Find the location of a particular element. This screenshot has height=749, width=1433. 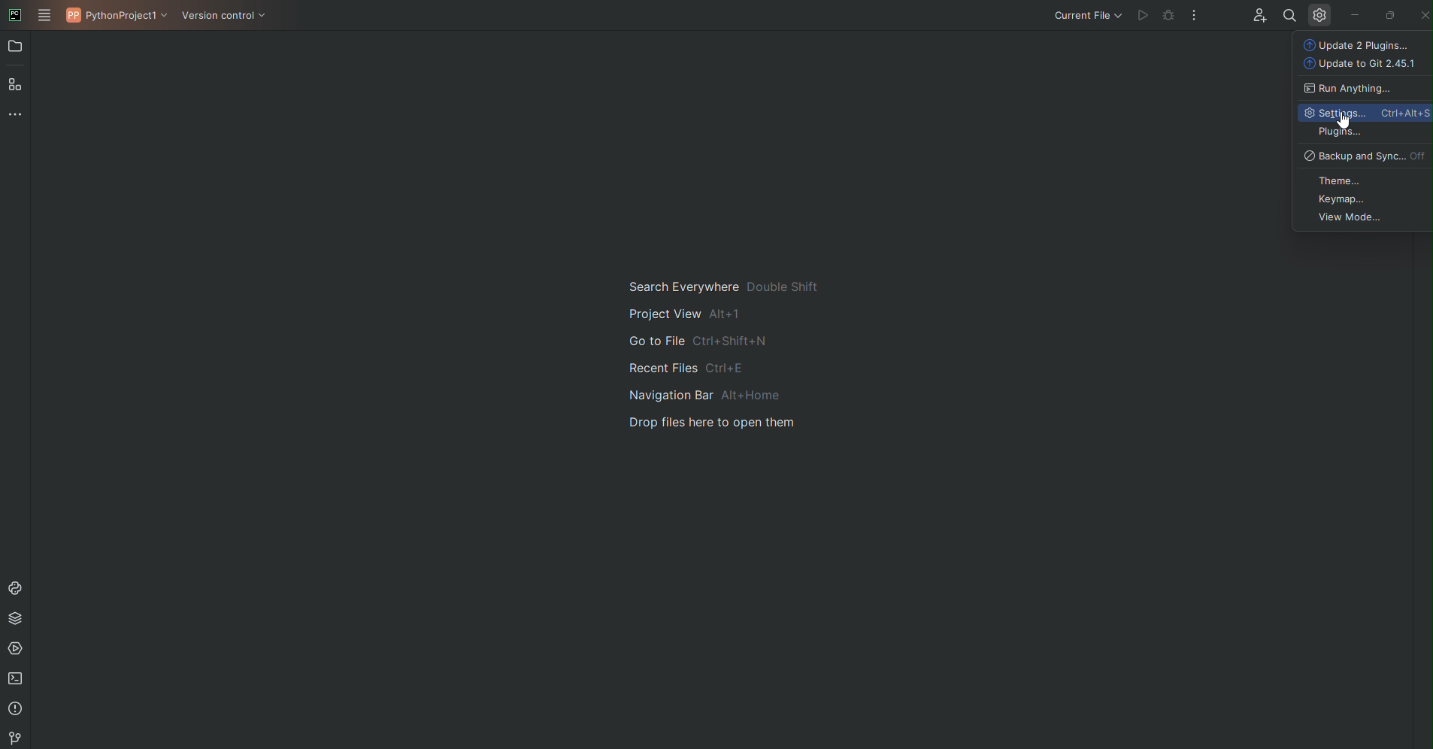

Update Plugins is located at coordinates (1357, 45).